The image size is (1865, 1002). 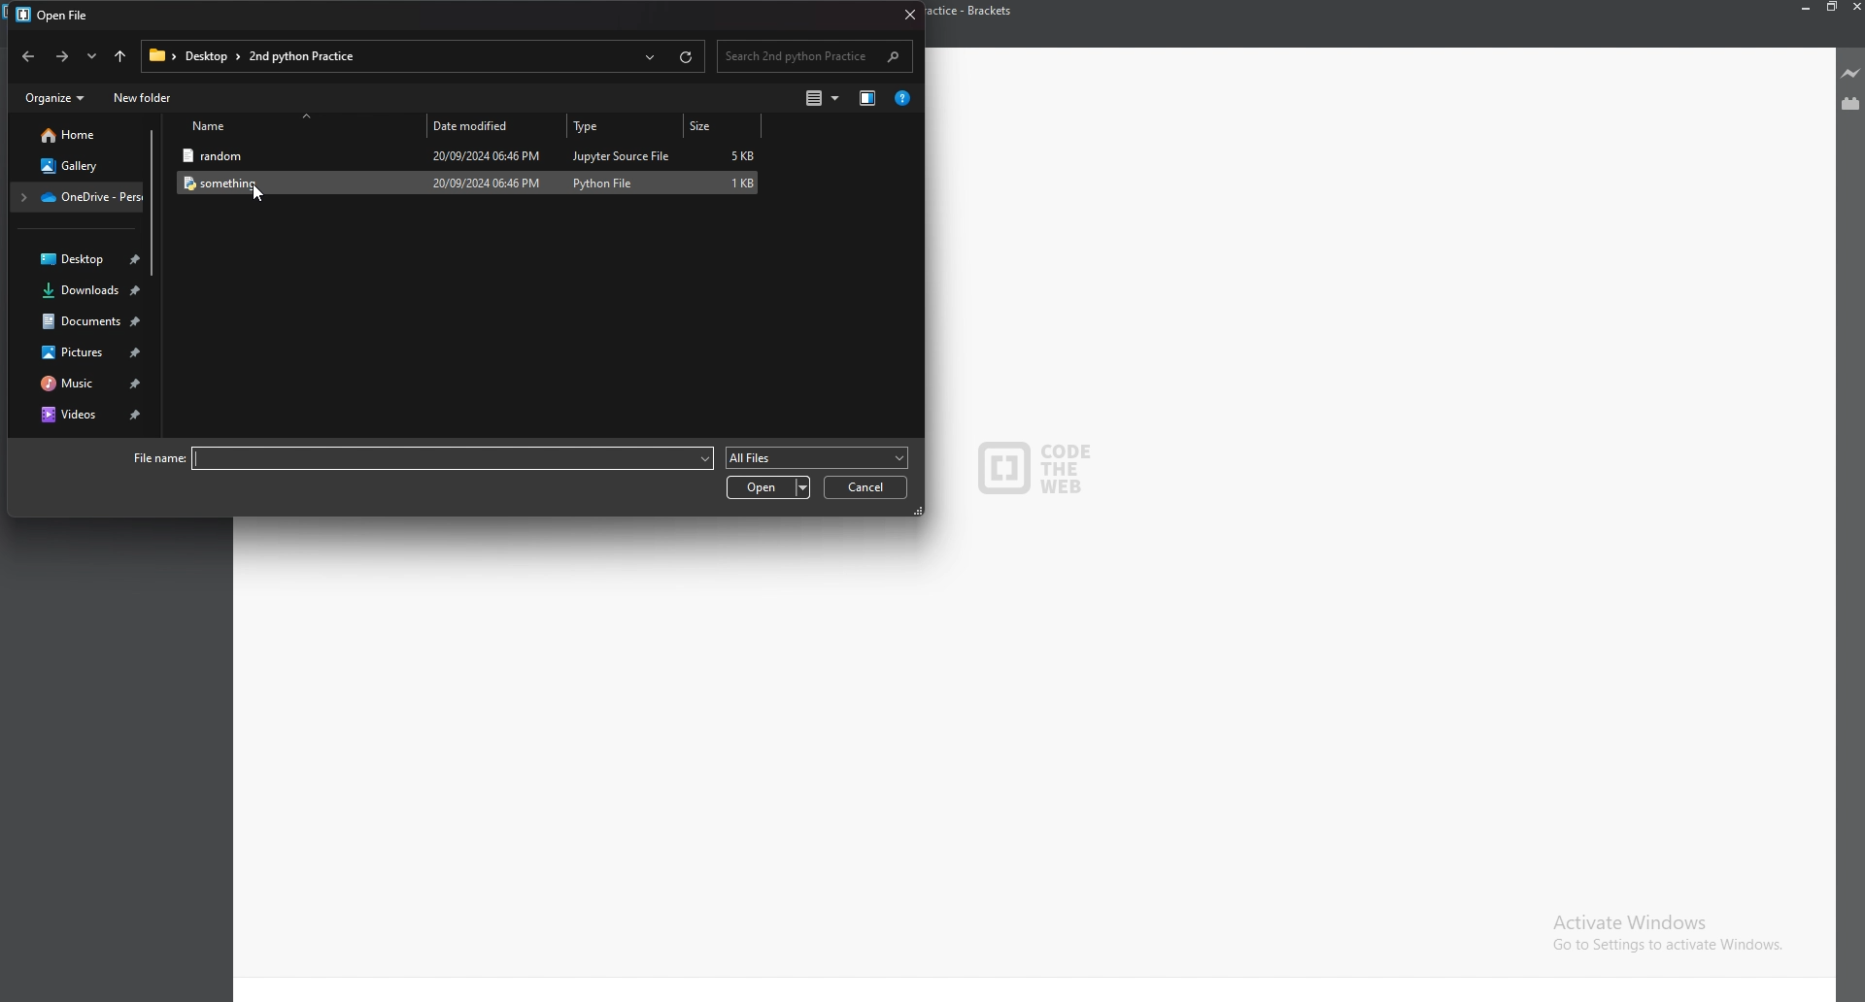 I want to click on help, so click(x=903, y=98).